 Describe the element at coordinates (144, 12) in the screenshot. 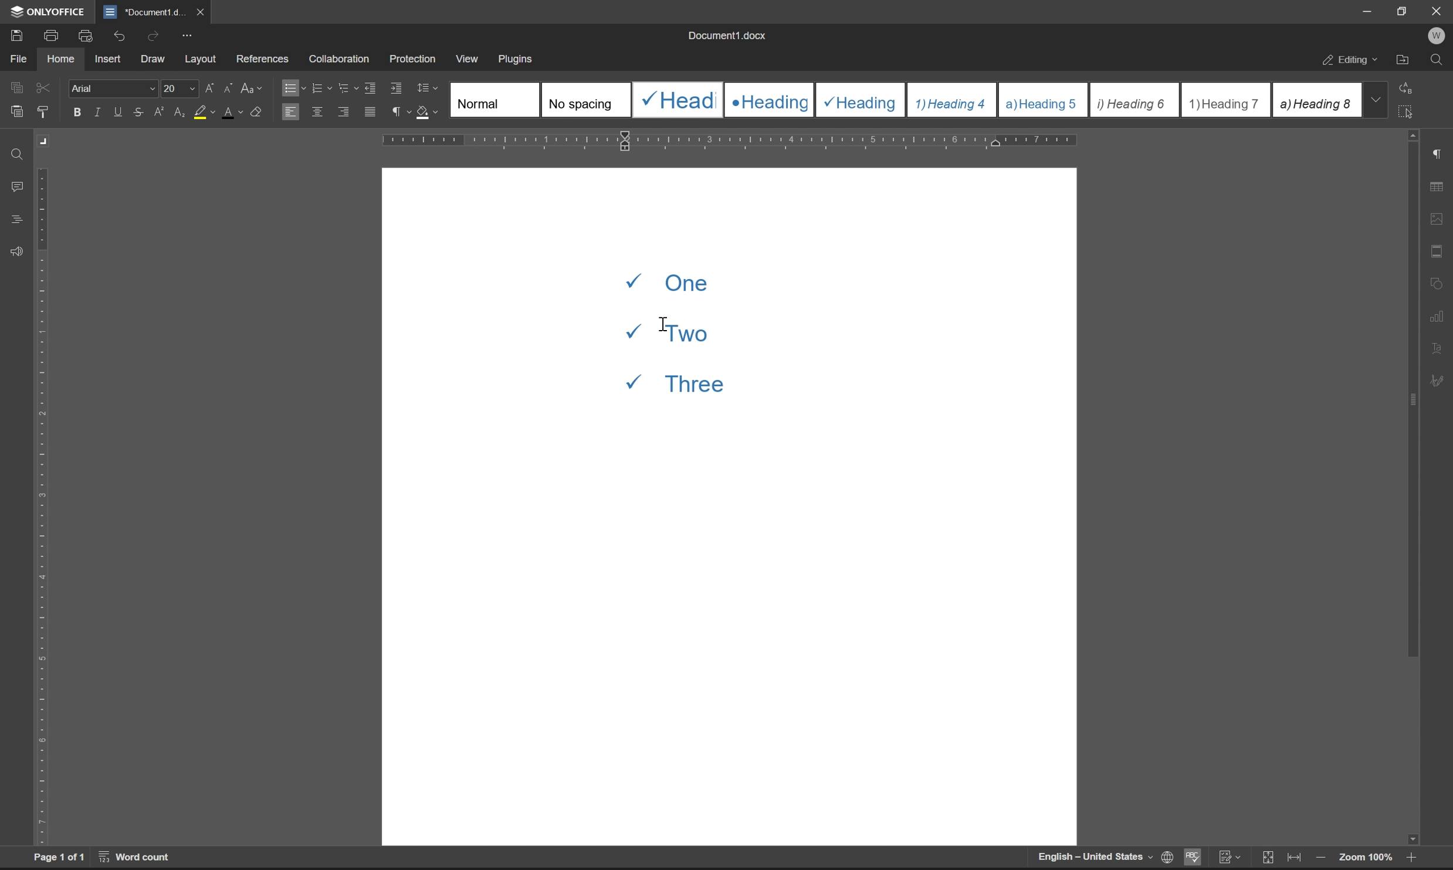

I see `document1` at that location.